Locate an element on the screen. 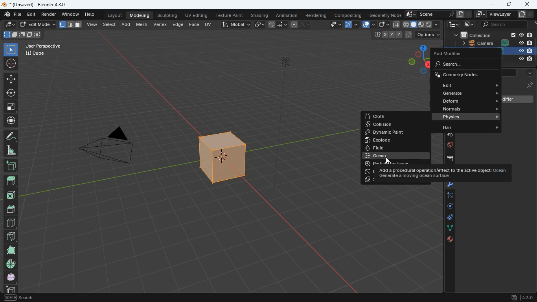  edge is located at coordinates (447, 196).